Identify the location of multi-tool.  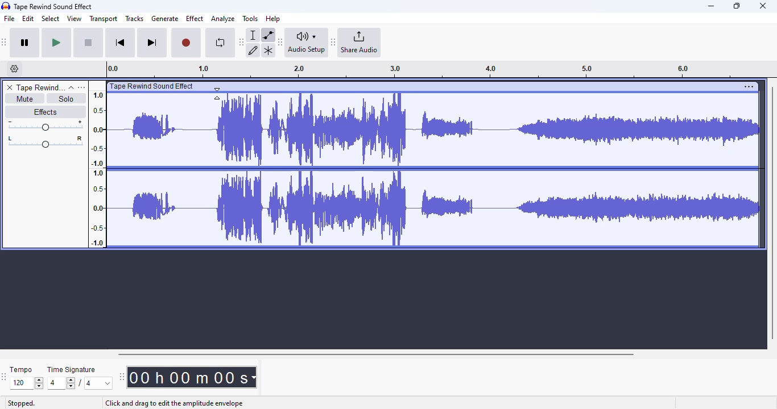
(268, 51).